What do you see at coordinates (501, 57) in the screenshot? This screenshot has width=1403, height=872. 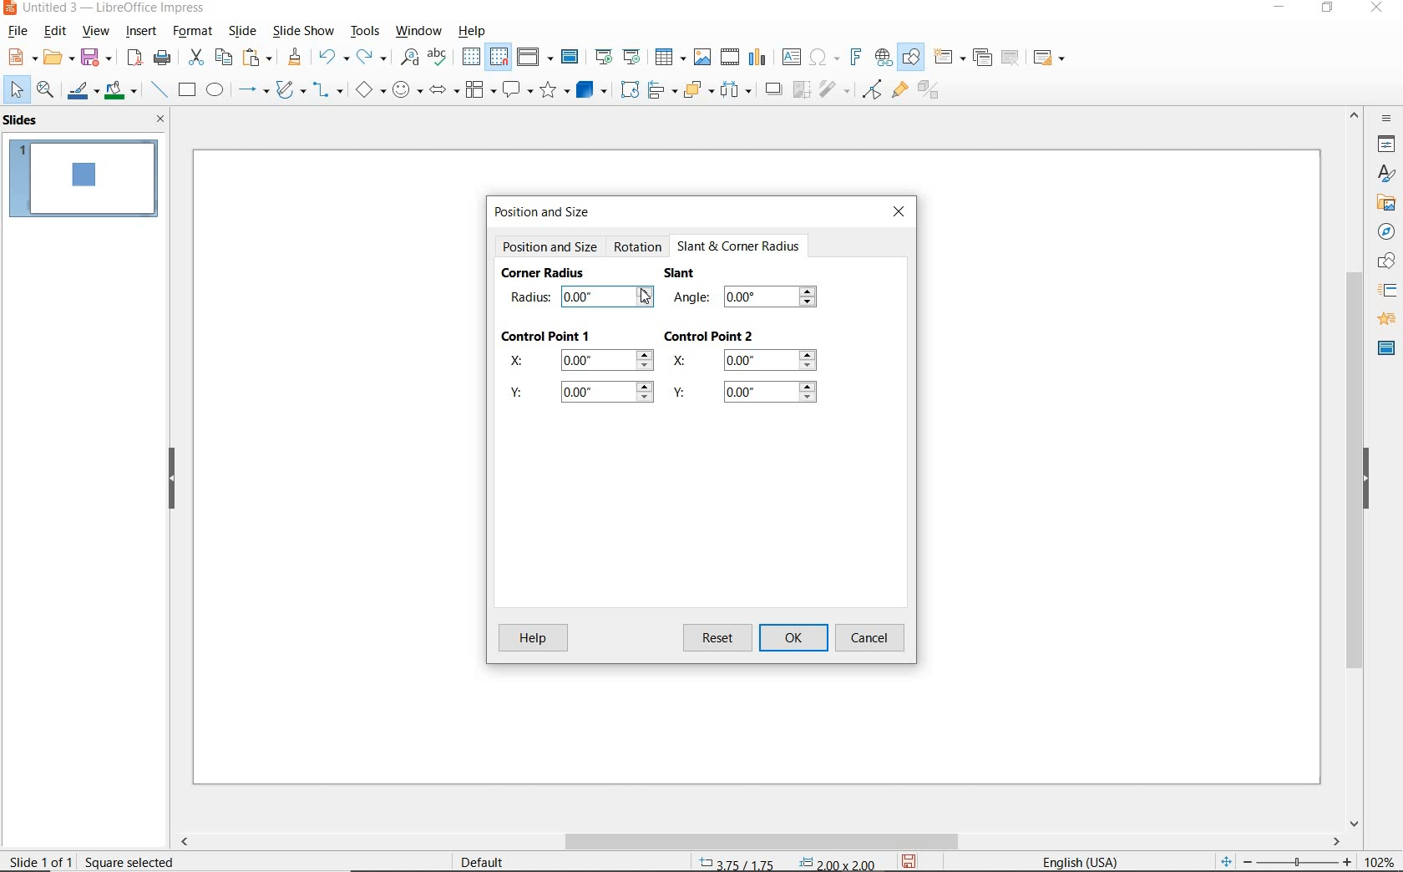 I see `snap to grid` at bounding box center [501, 57].